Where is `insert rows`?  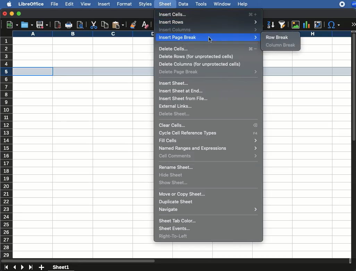
insert rows is located at coordinates (209, 22).